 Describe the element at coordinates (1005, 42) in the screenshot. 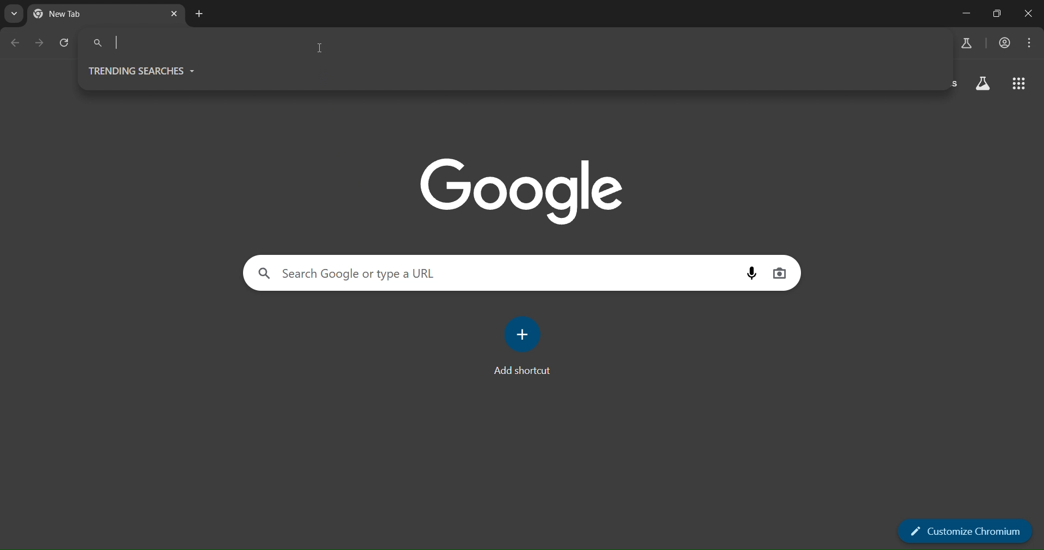

I see `account` at that location.